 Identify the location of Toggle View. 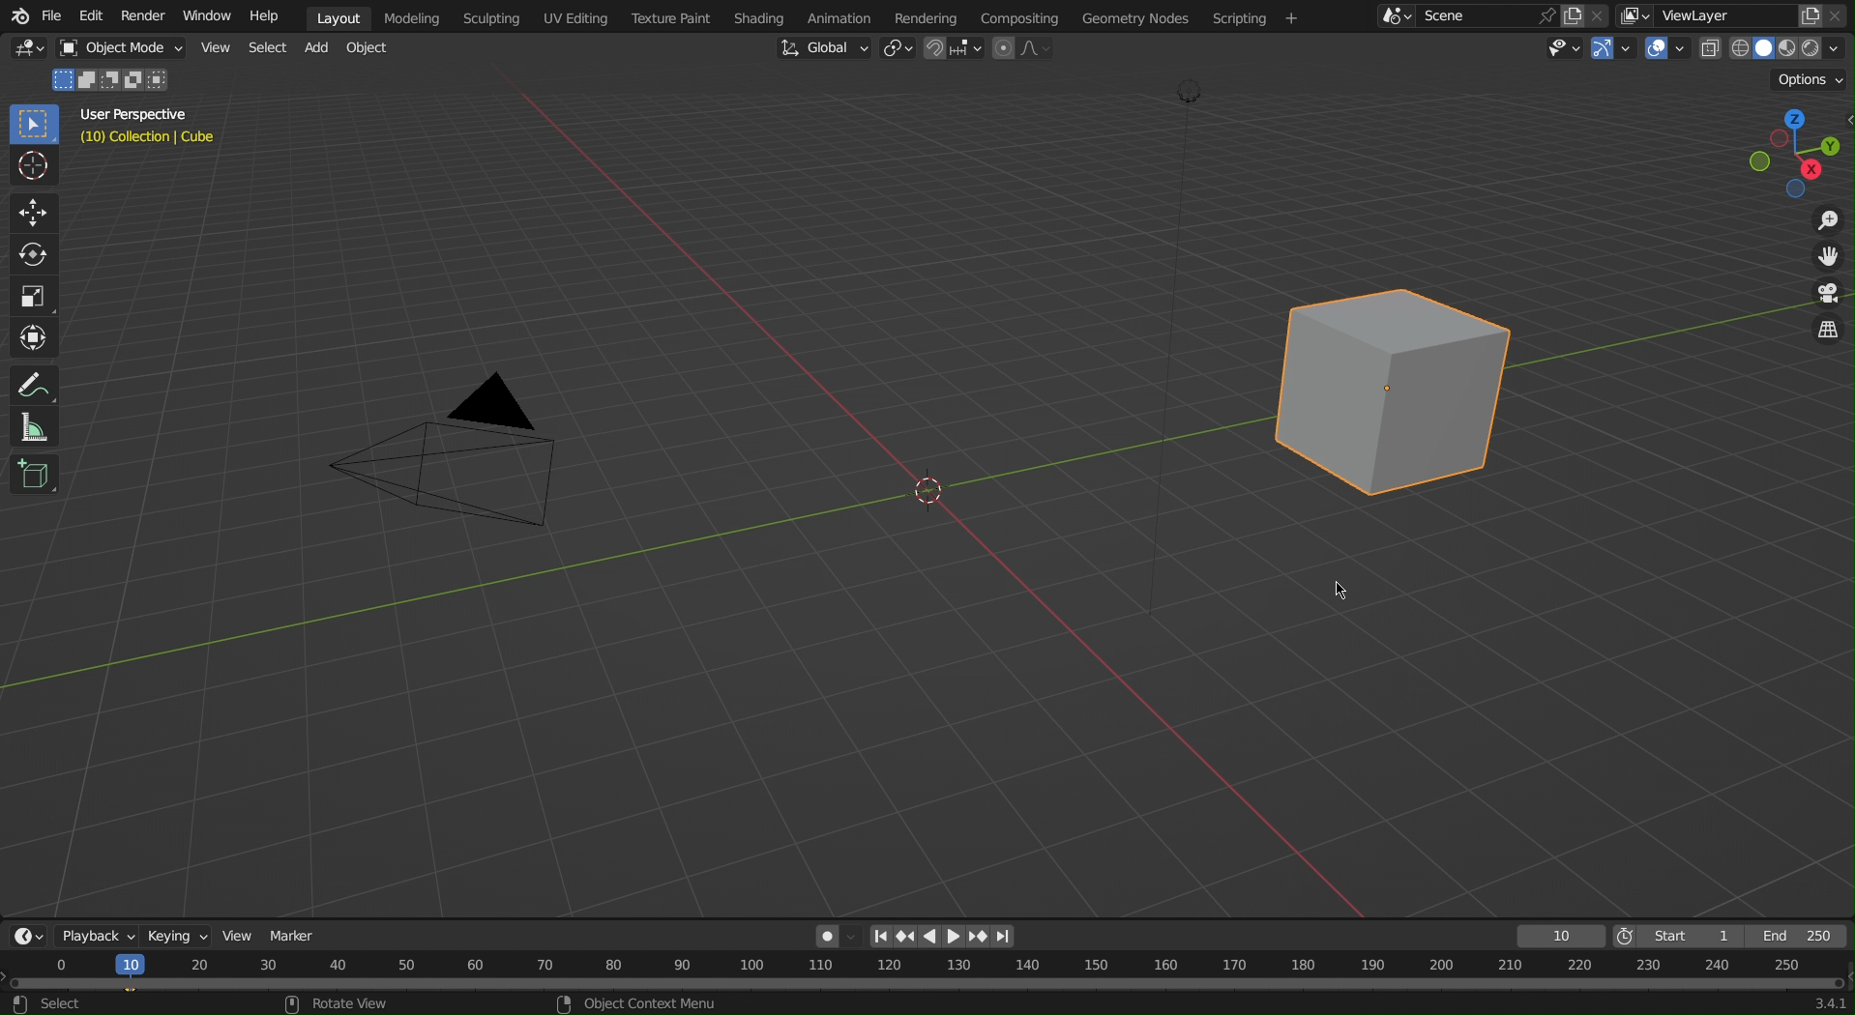
(1825, 333).